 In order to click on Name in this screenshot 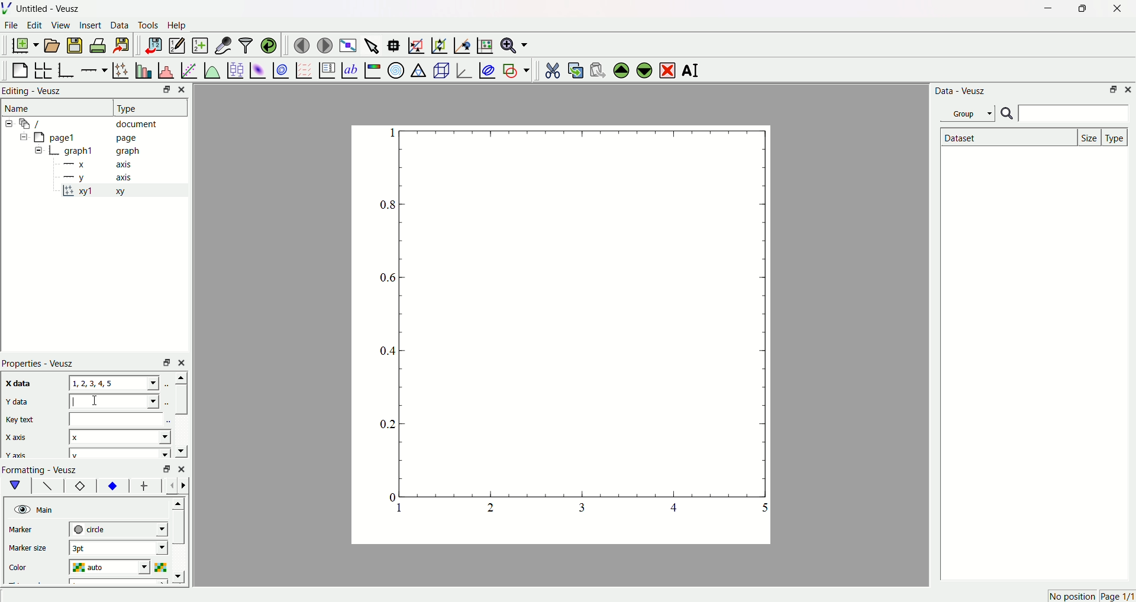, I will do `click(20, 108)`.